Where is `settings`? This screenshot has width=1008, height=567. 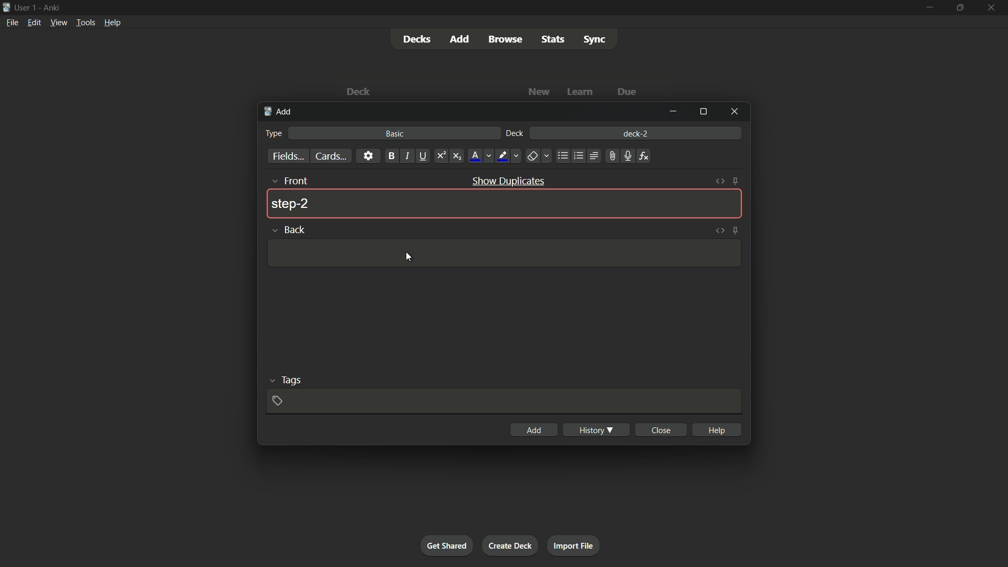
settings is located at coordinates (368, 156).